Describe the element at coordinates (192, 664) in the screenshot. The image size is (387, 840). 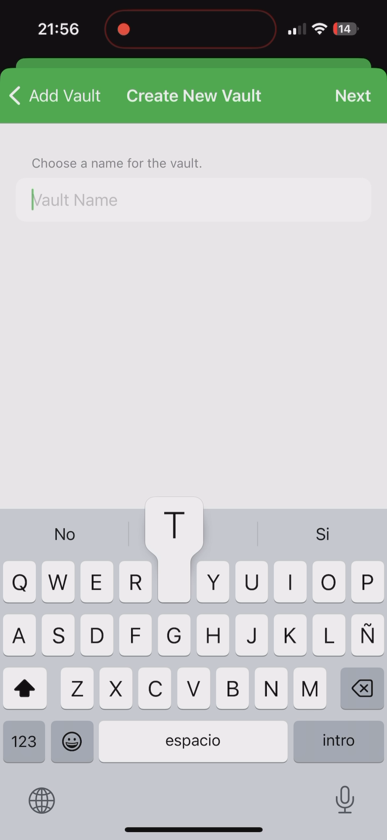
I see `keyboard` at that location.